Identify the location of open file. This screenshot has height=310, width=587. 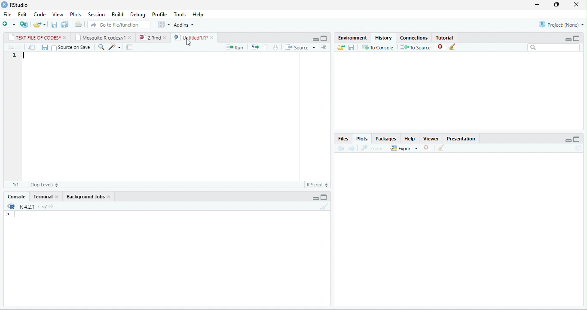
(40, 24).